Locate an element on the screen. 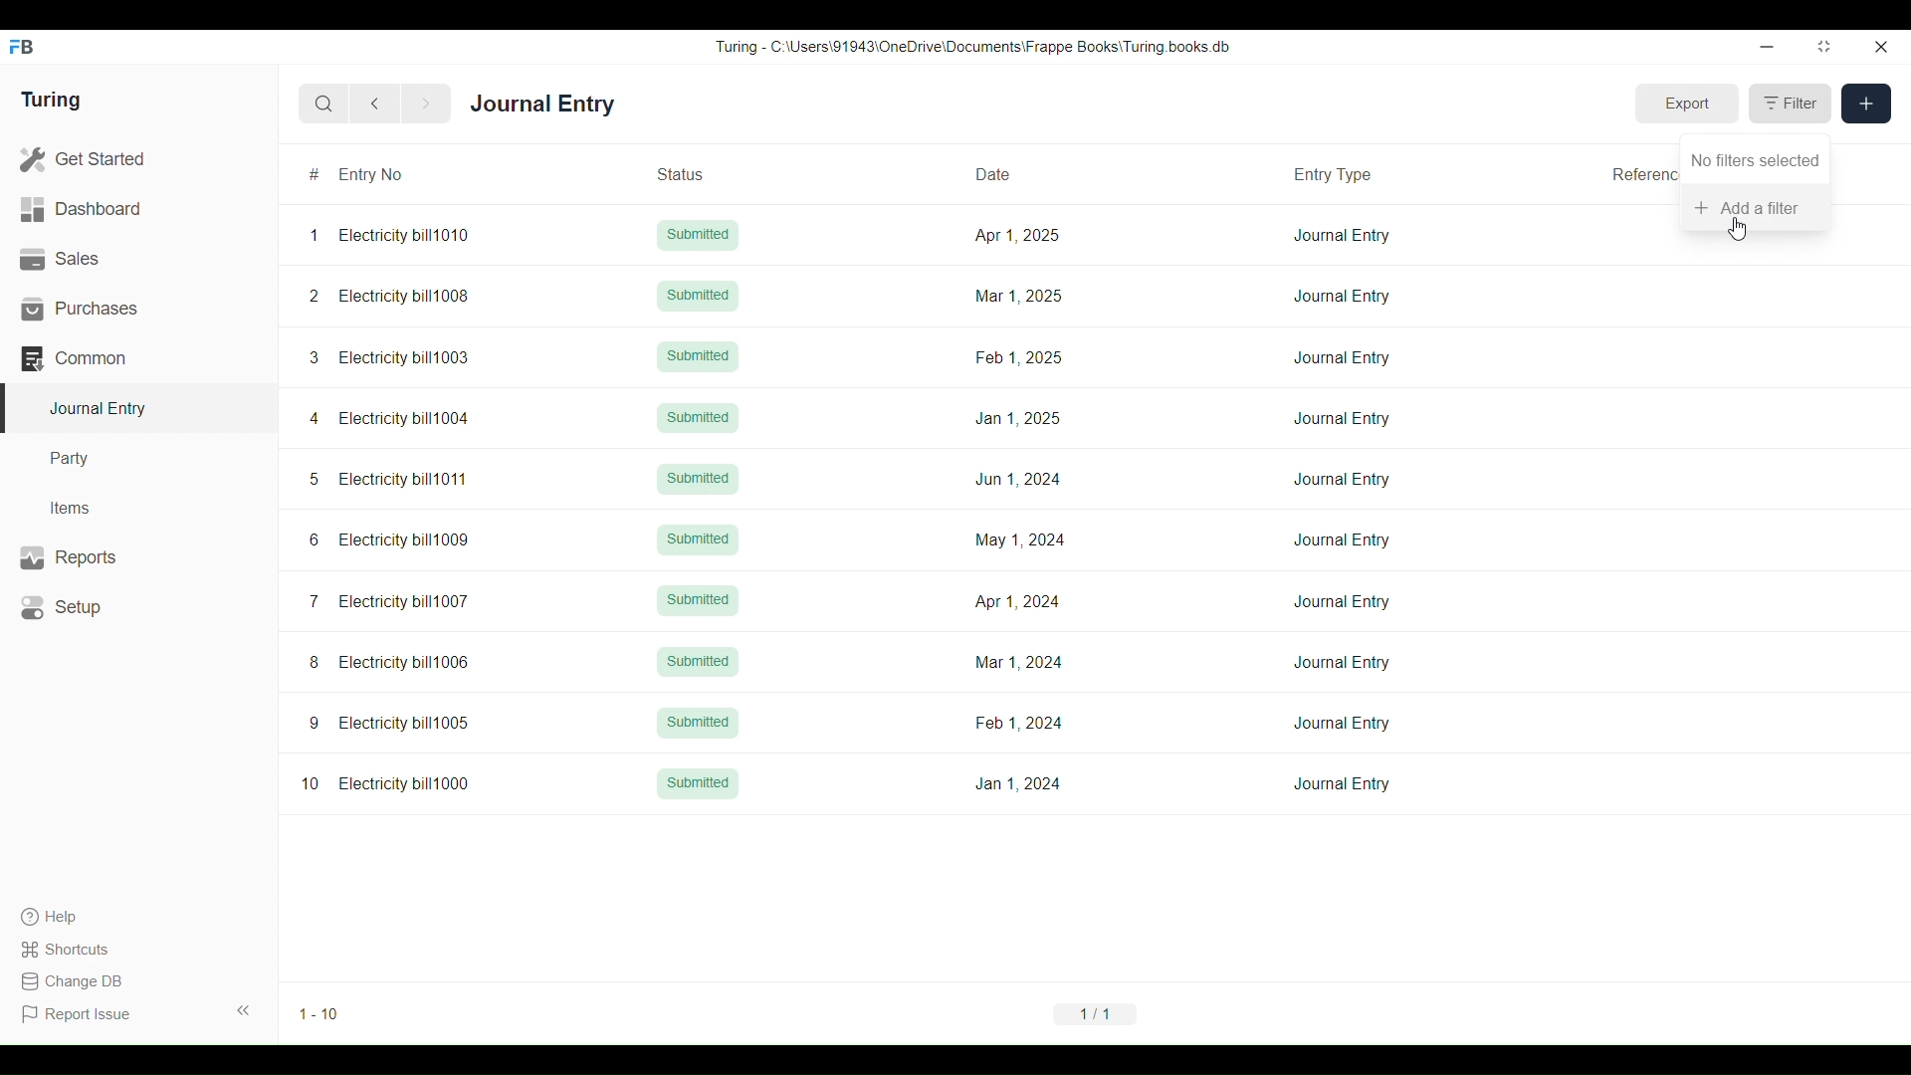 The height and width of the screenshot is (1075, 1911). Feb 1, 2025 is located at coordinates (1020, 356).